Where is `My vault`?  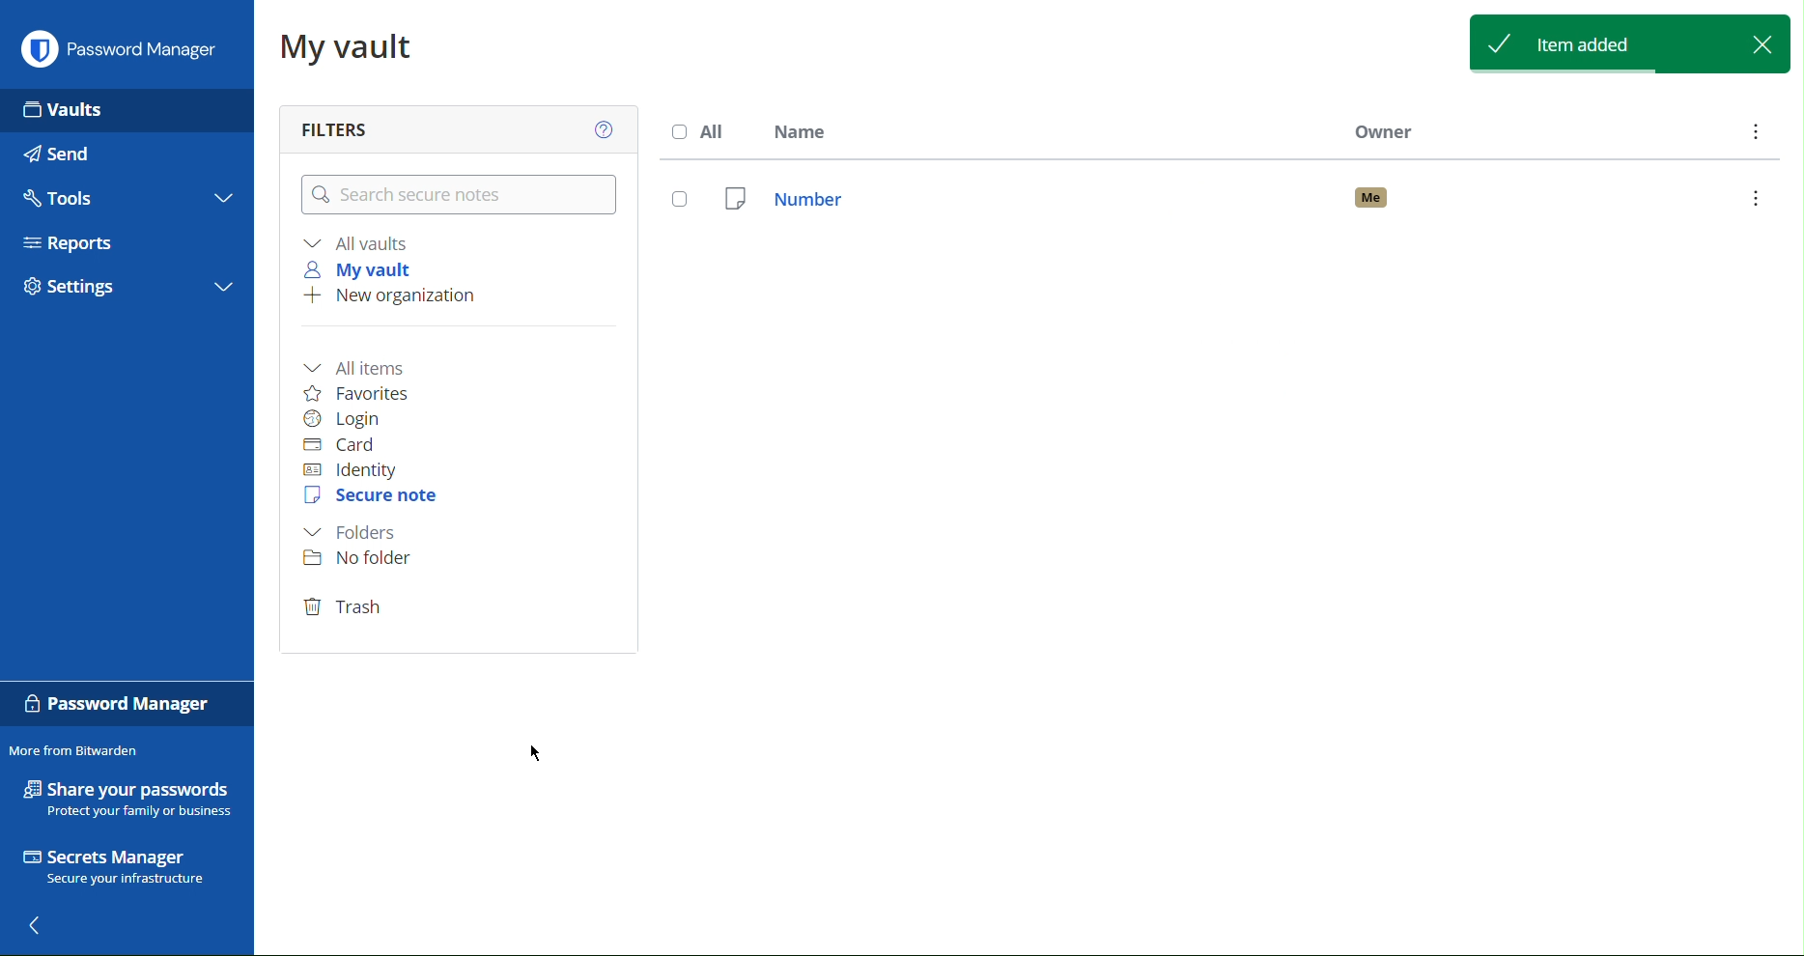
My vault is located at coordinates (365, 271).